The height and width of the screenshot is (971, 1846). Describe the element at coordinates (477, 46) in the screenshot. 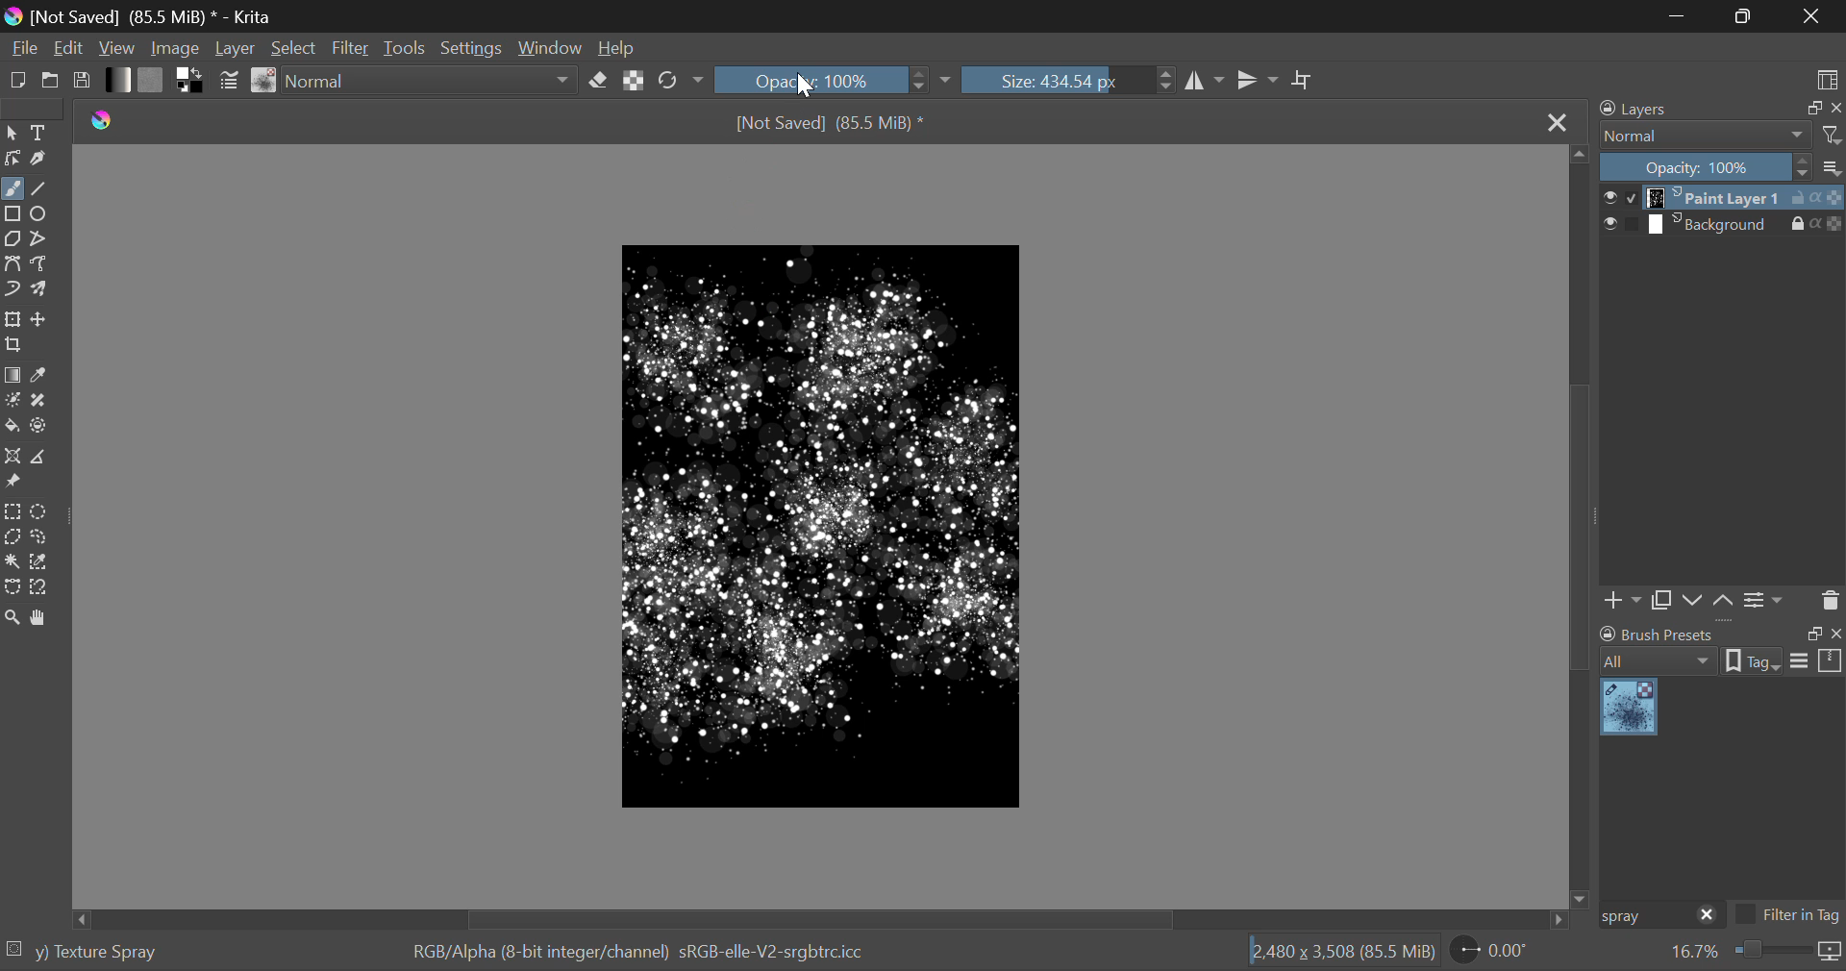

I see `Settings` at that location.